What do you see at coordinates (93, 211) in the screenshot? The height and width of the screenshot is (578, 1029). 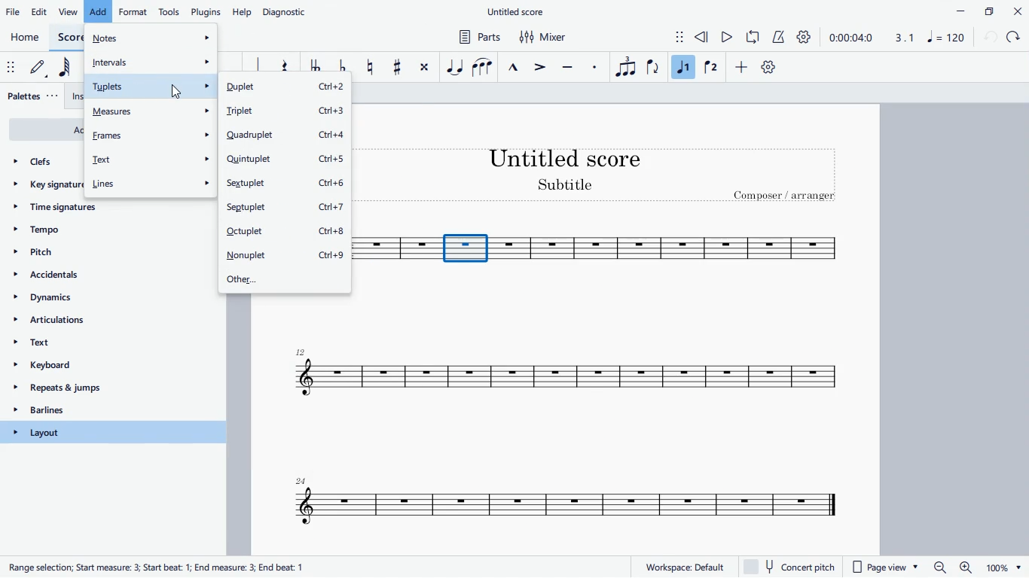 I see `time signatures` at bounding box center [93, 211].